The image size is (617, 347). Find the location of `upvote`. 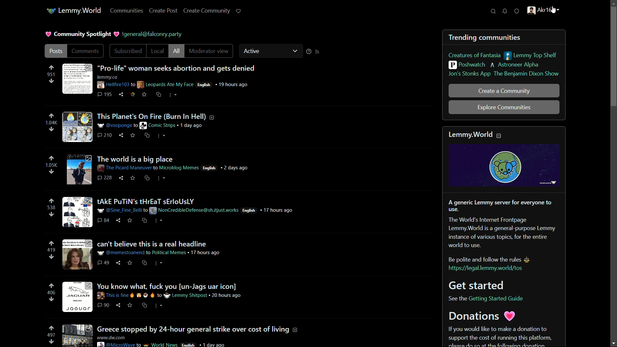

upvote is located at coordinates (51, 116).